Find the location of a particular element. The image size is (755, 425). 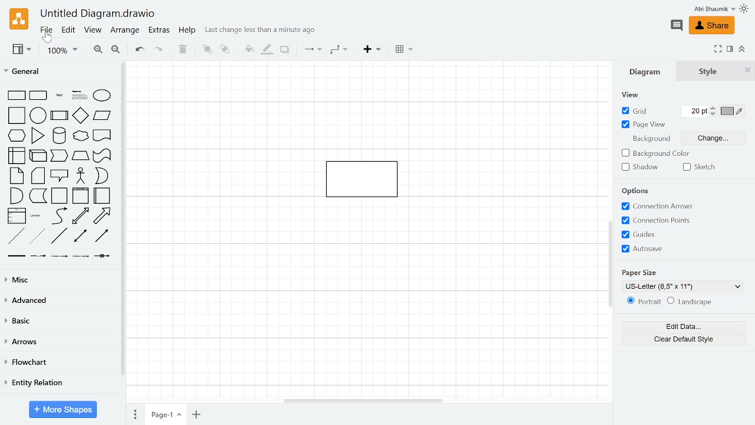

Undo is located at coordinates (139, 51).